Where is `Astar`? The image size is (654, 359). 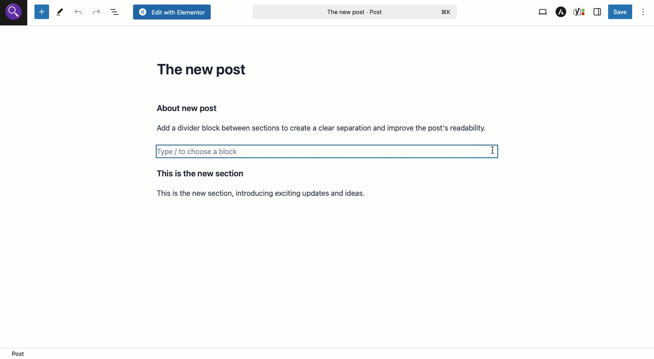 Astar is located at coordinates (561, 12).